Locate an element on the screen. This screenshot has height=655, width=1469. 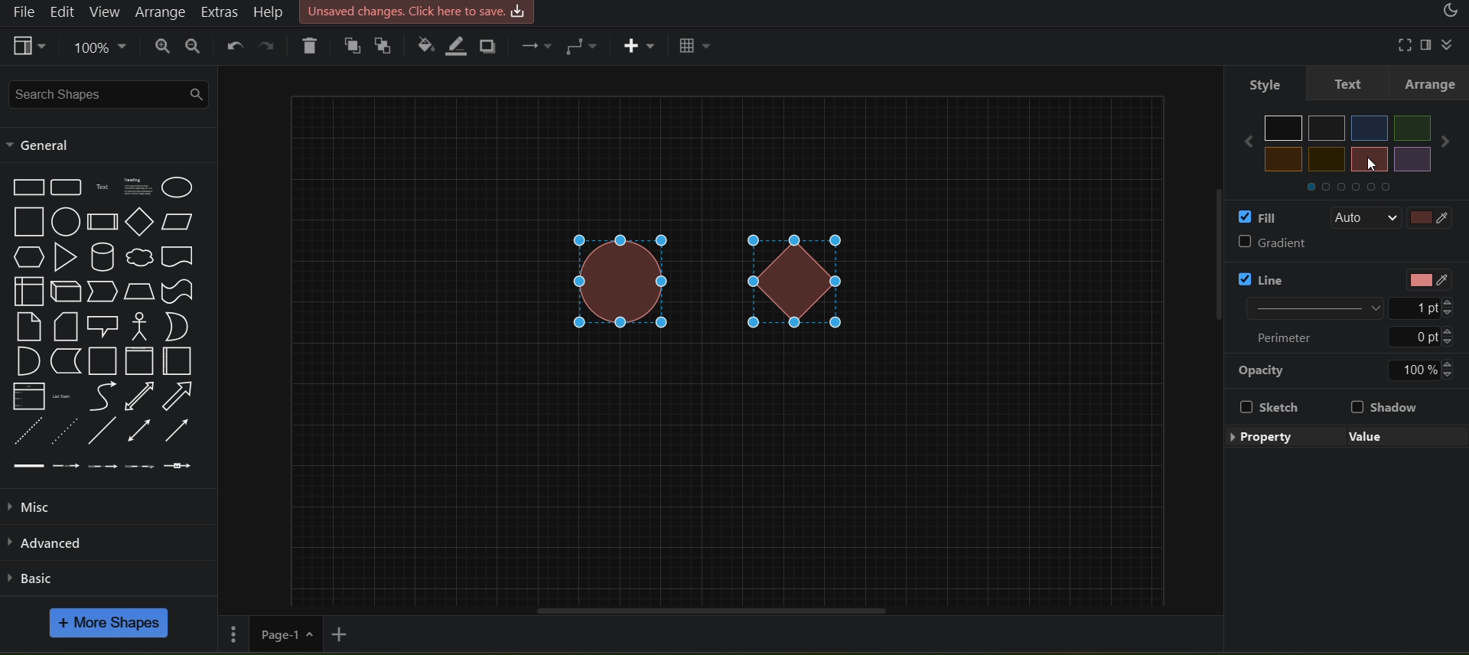
more shapes is located at coordinates (106, 622).